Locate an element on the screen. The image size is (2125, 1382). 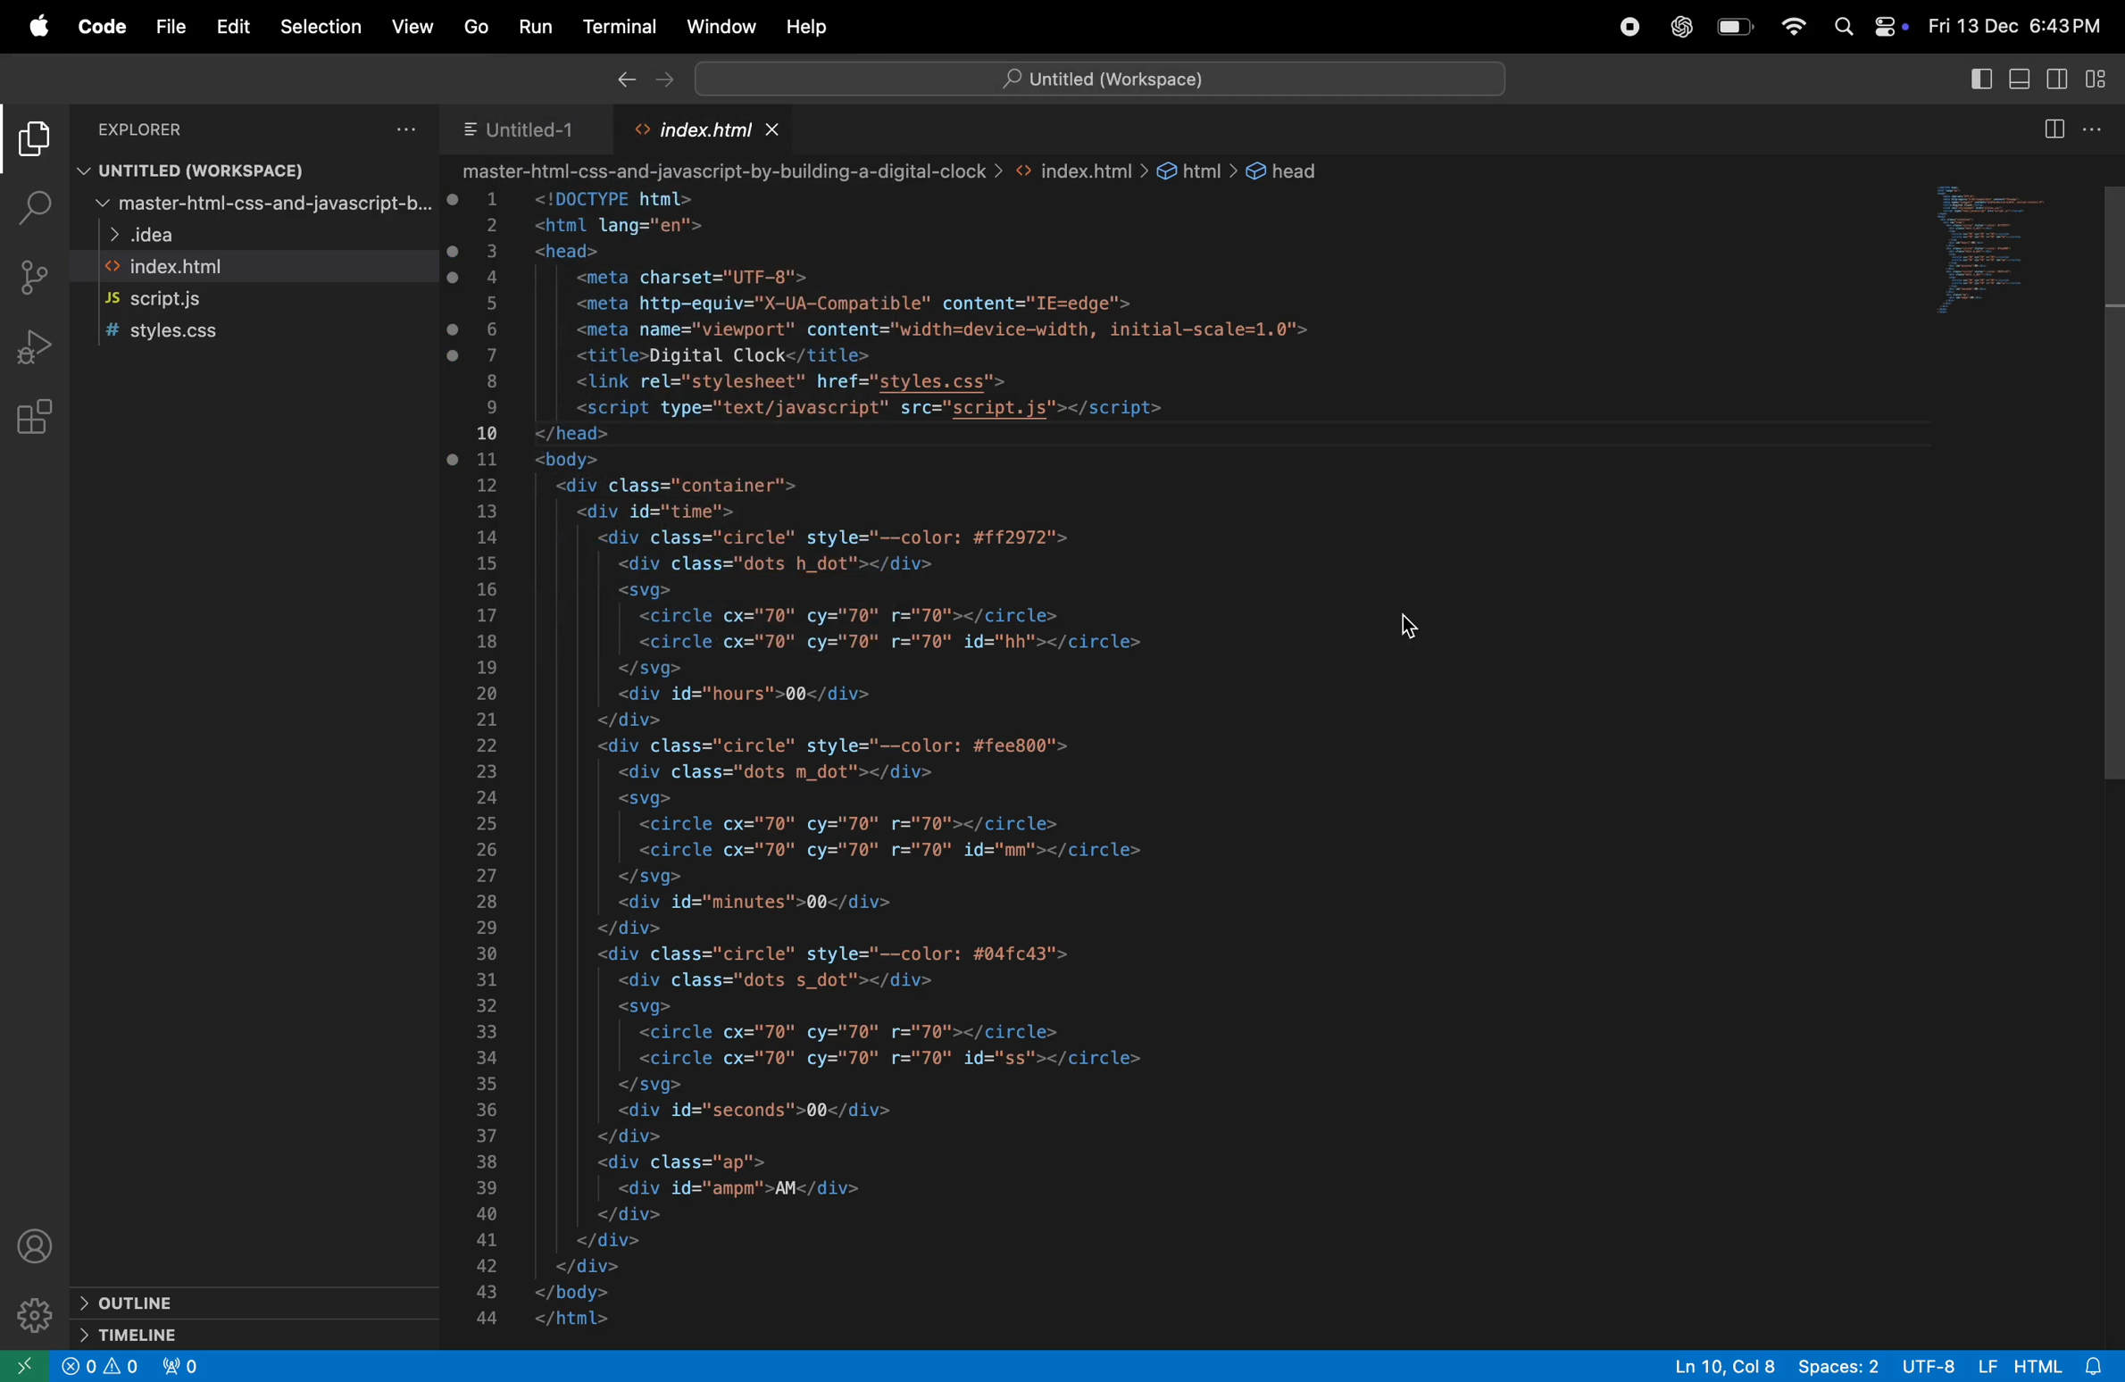
source control is located at coordinates (34, 276).